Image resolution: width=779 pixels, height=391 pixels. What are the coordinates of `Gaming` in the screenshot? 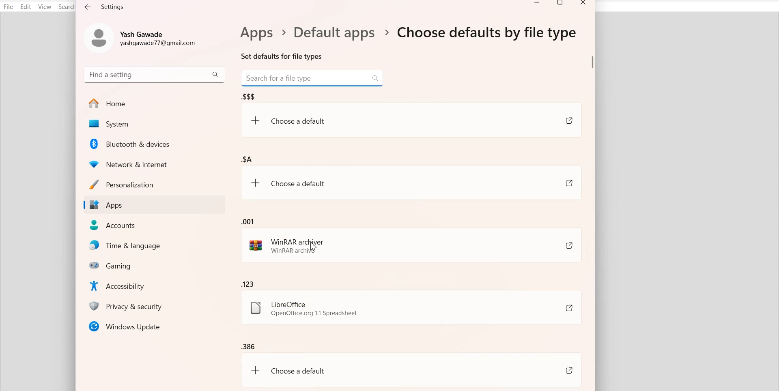 It's located at (157, 265).